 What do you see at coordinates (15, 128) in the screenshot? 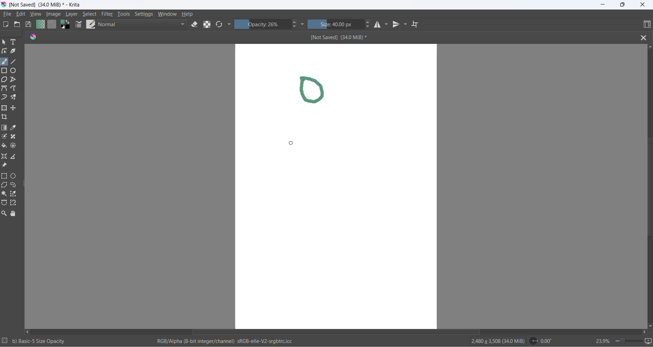
I see `sample a color from image` at bounding box center [15, 128].